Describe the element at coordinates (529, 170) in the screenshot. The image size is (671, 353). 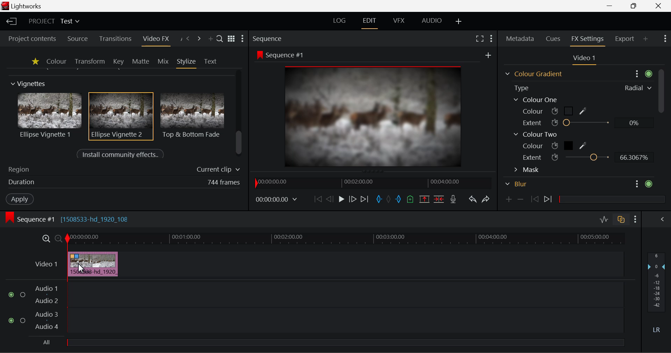
I see `> Mask` at that location.